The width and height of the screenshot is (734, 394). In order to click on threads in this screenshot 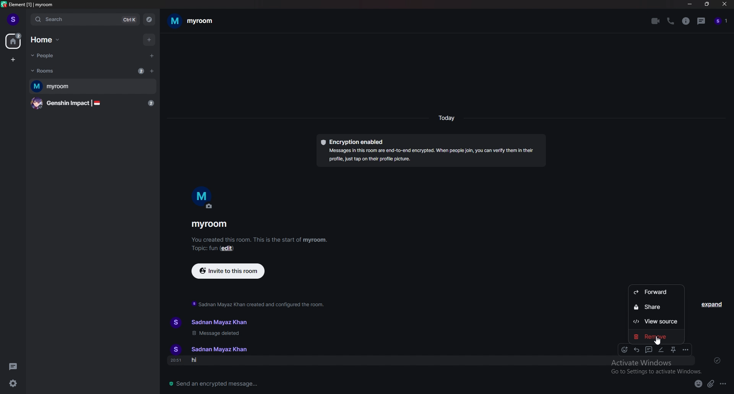, I will do `click(648, 350)`.